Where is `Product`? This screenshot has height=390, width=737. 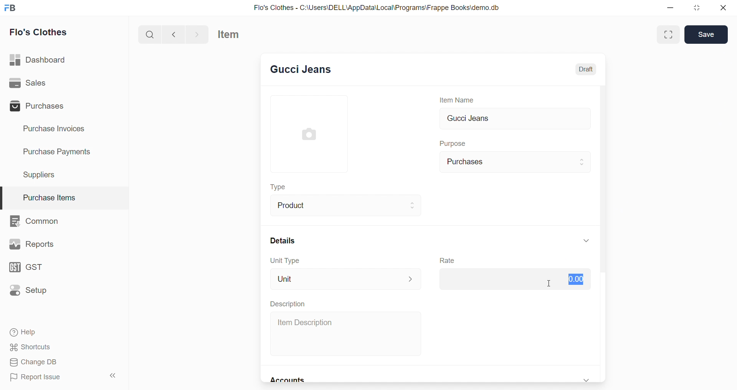 Product is located at coordinates (347, 205).